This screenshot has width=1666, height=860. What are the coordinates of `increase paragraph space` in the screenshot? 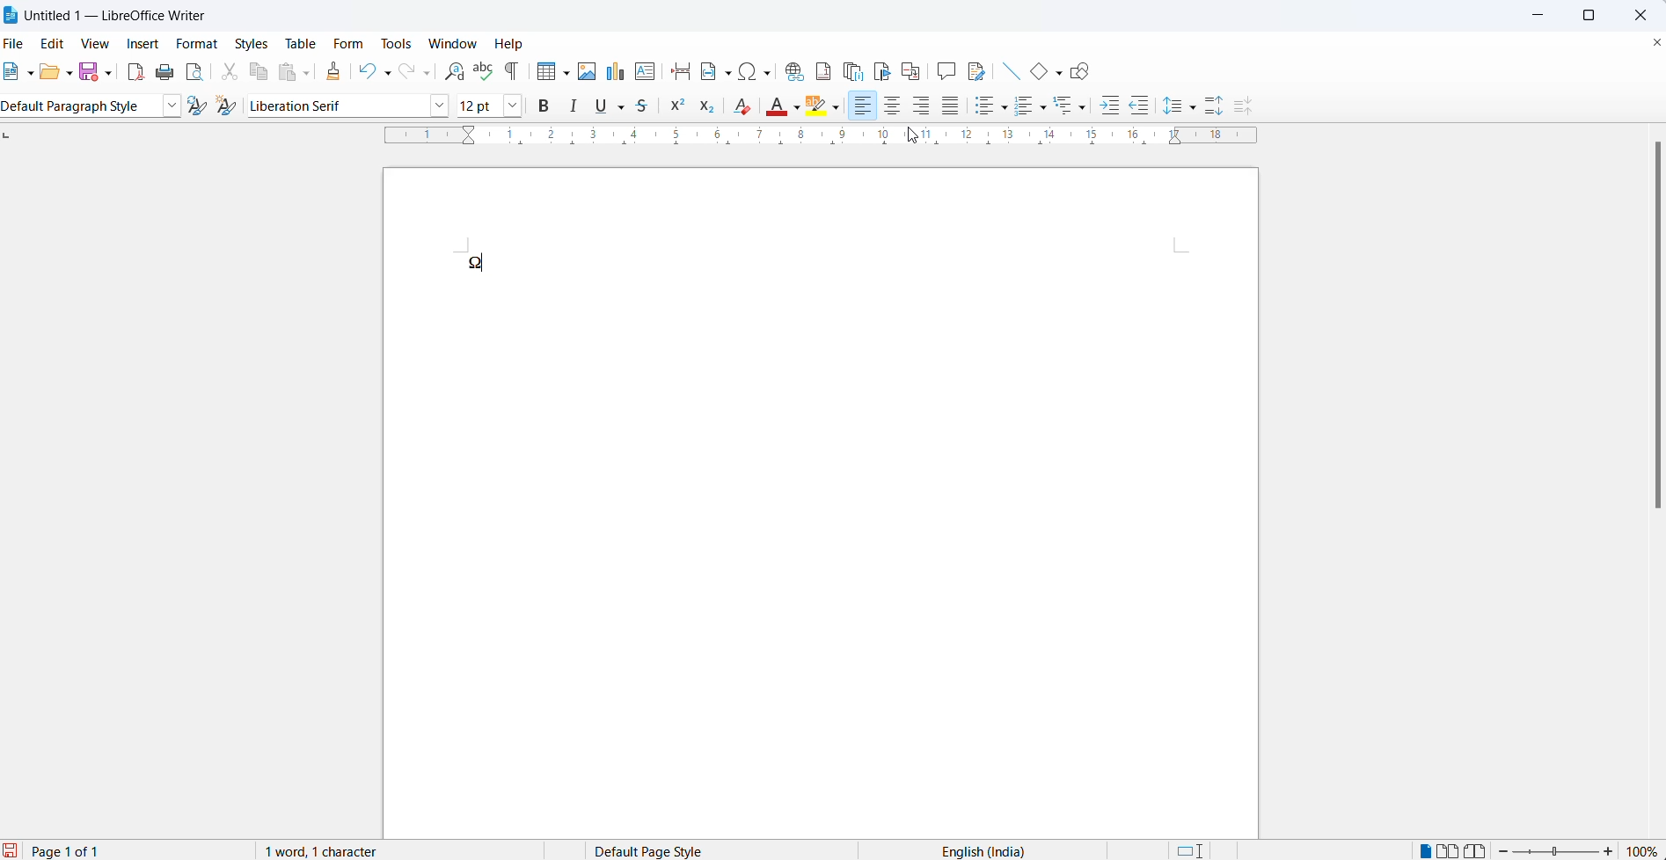 It's located at (1223, 102).